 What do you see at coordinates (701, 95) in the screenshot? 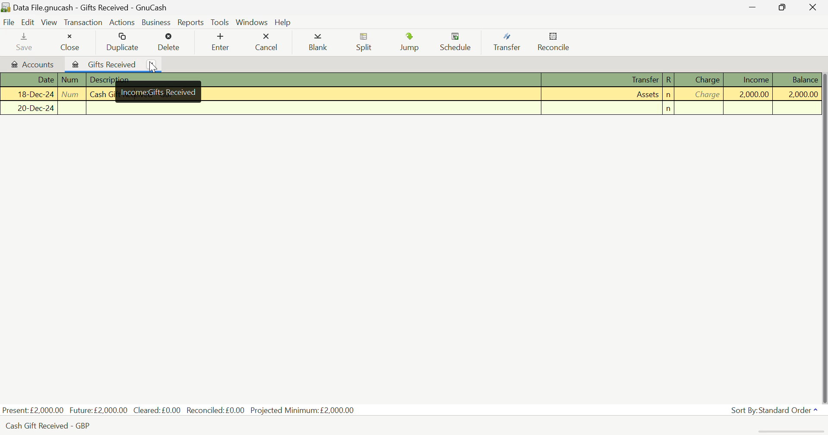
I see `Charge` at bounding box center [701, 95].